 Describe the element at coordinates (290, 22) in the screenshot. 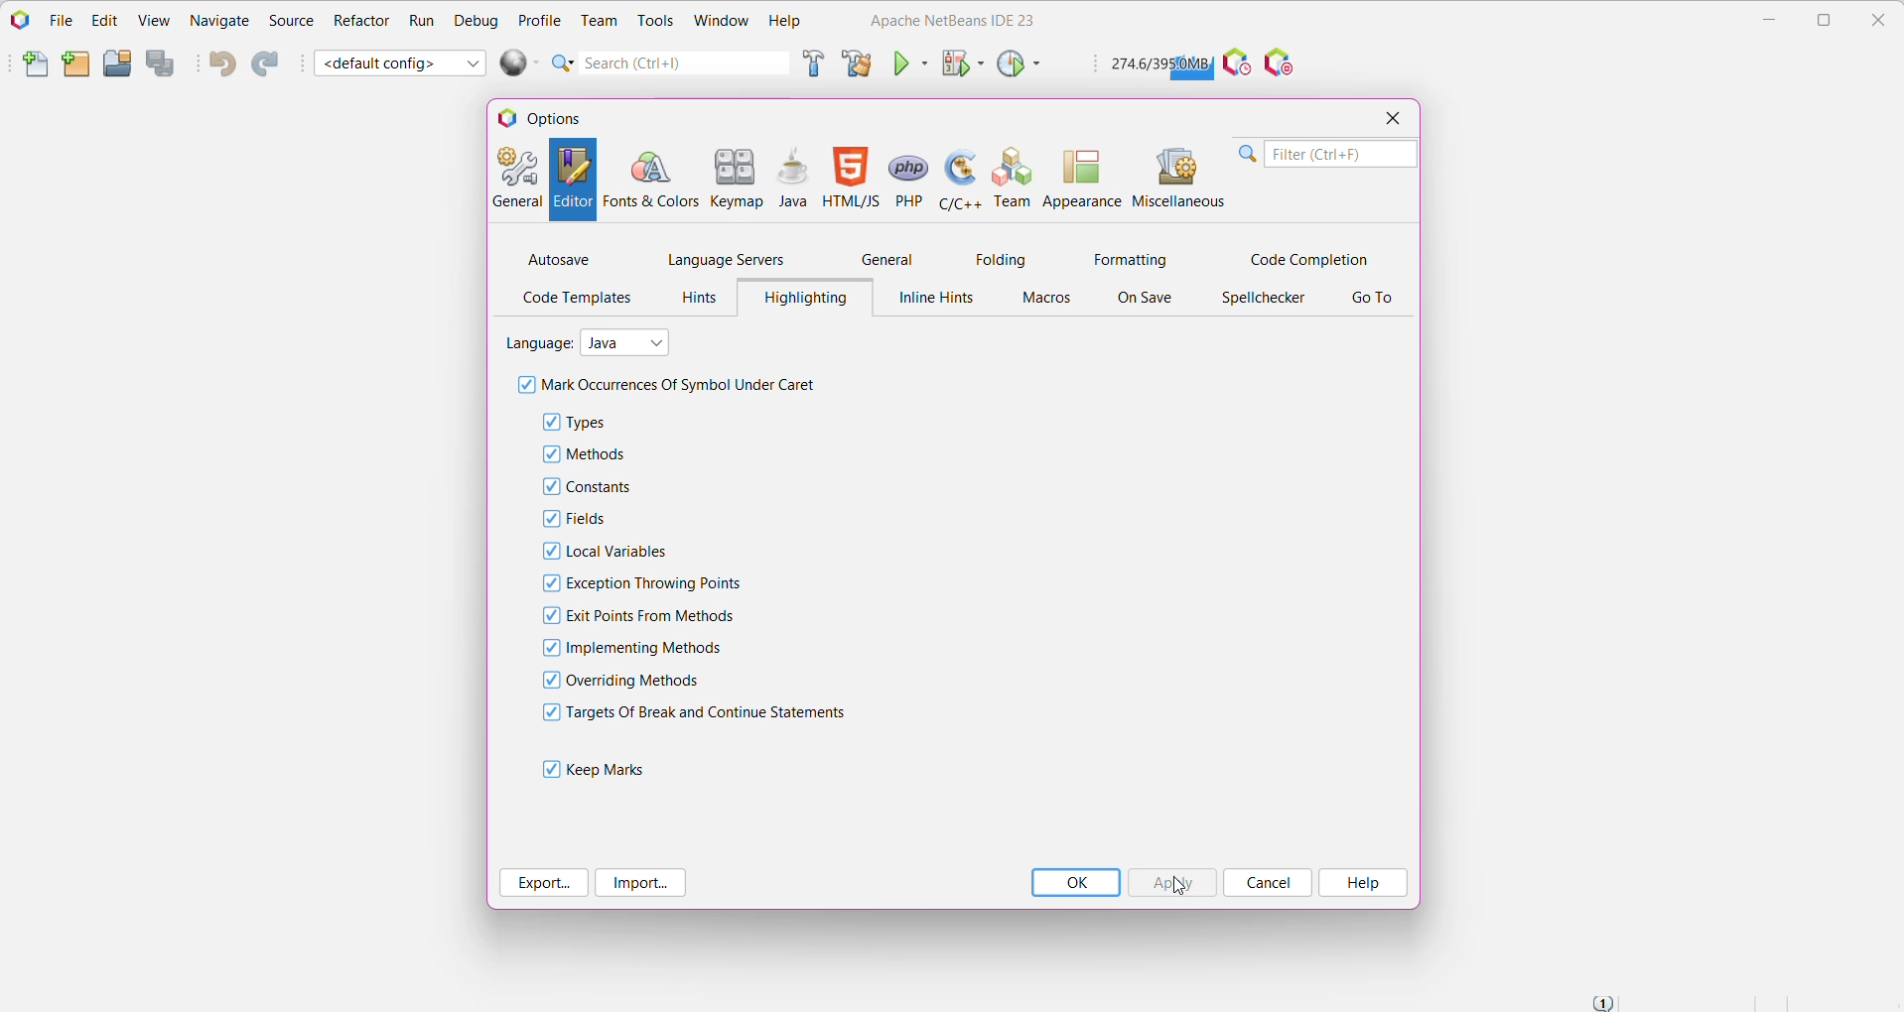

I see `Source` at that location.